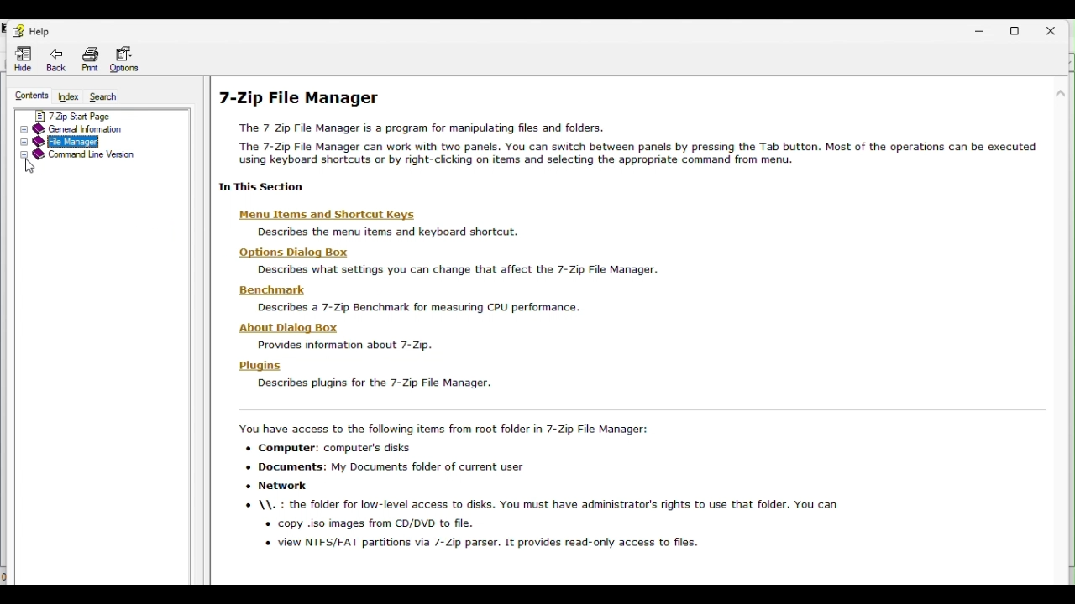 This screenshot has height=604, width=1075. What do you see at coordinates (971, 29) in the screenshot?
I see `Minimise` at bounding box center [971, 29].